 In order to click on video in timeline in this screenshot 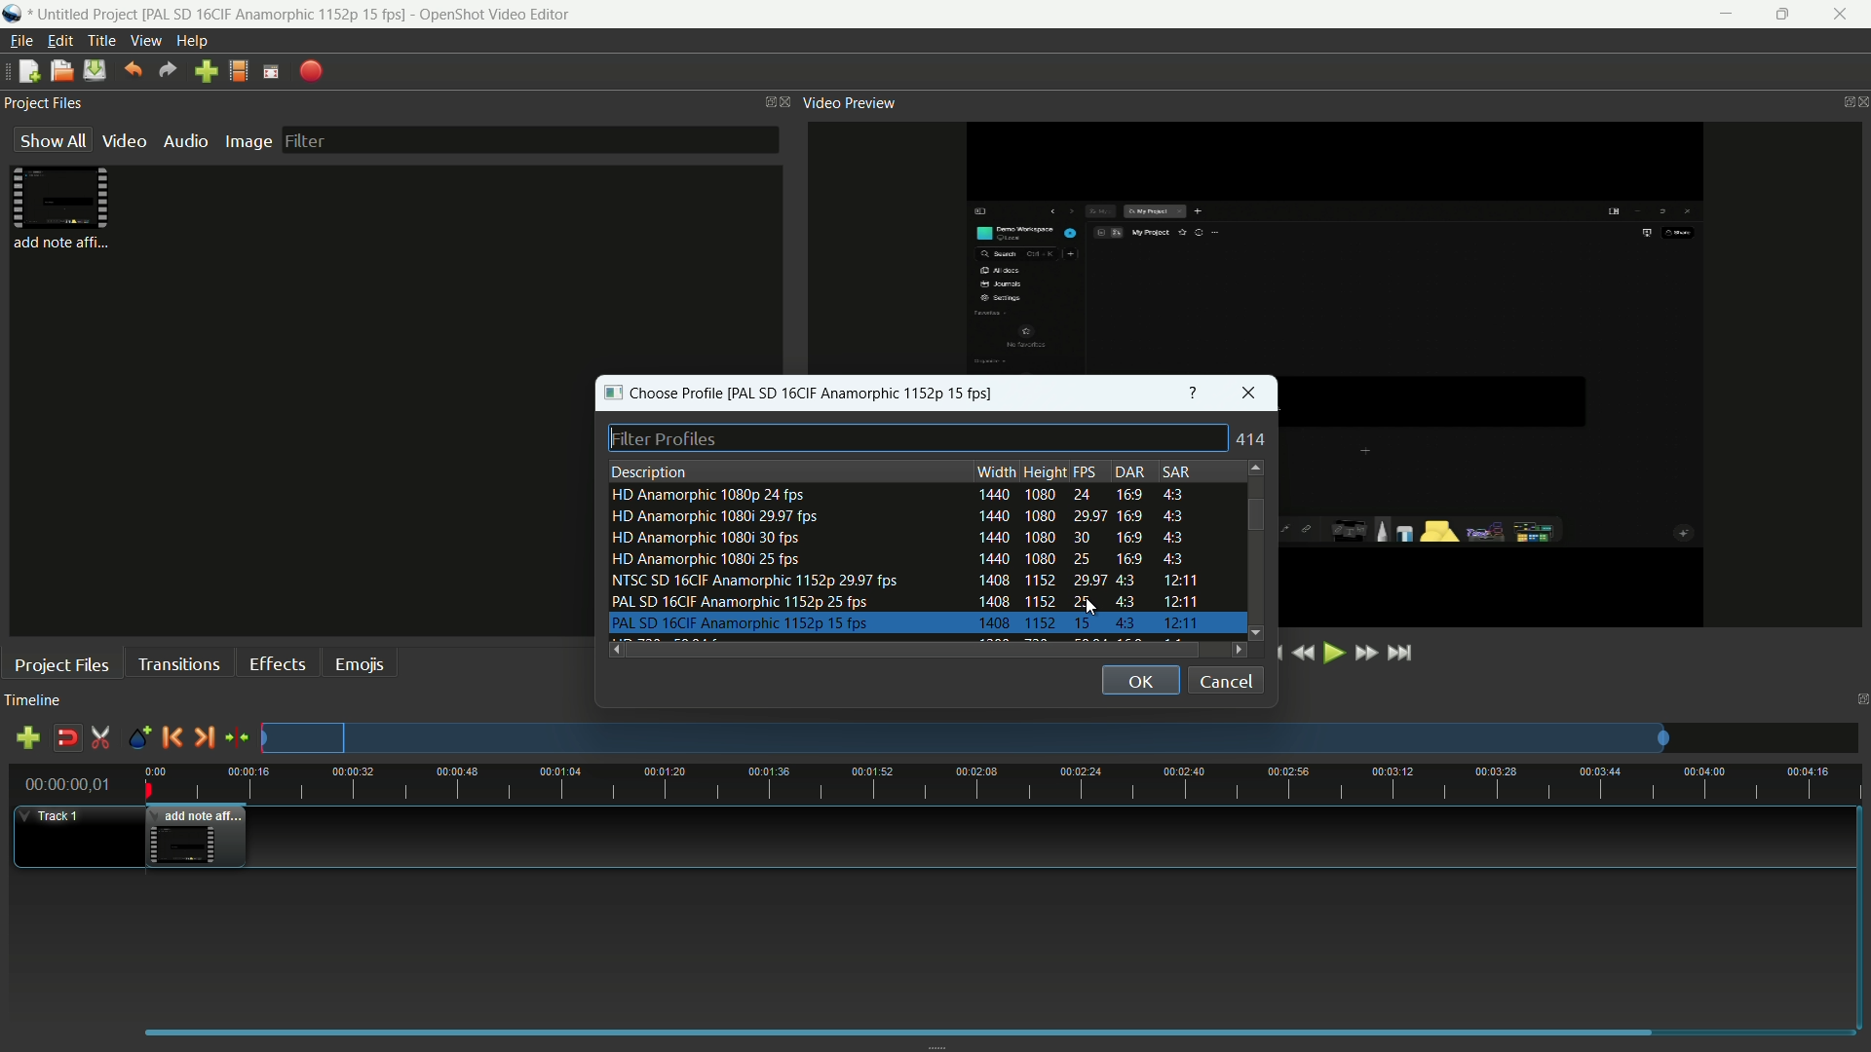, I will do `click(198, 837)`.